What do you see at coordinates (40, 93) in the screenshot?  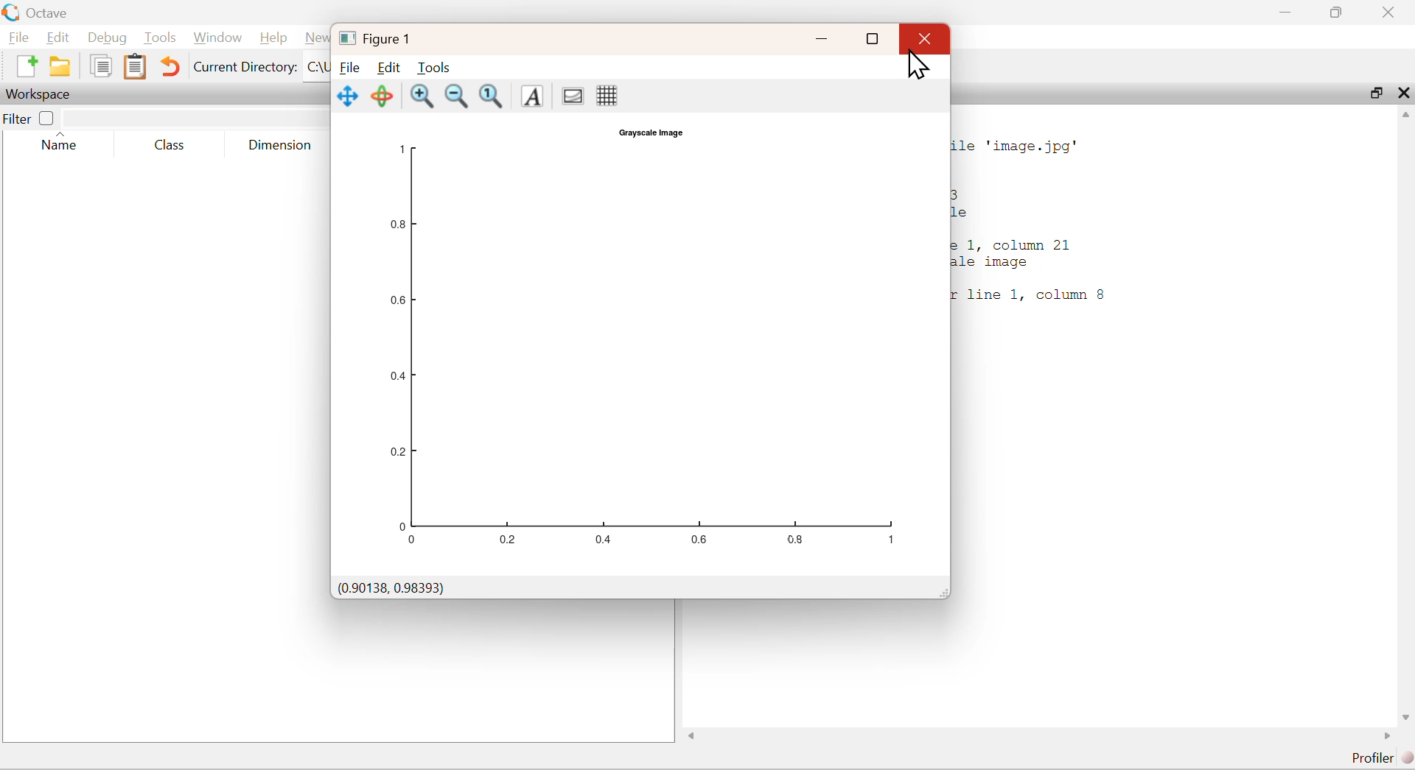 I see `Workspace` at bounding box center [40, 93].